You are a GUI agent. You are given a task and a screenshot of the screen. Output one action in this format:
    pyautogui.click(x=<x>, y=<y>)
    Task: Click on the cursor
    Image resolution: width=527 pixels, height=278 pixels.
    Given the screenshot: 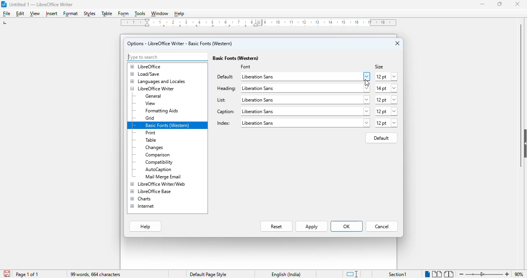 What is the action you would take?
    pyautogui.click(x=367, y=83)
    